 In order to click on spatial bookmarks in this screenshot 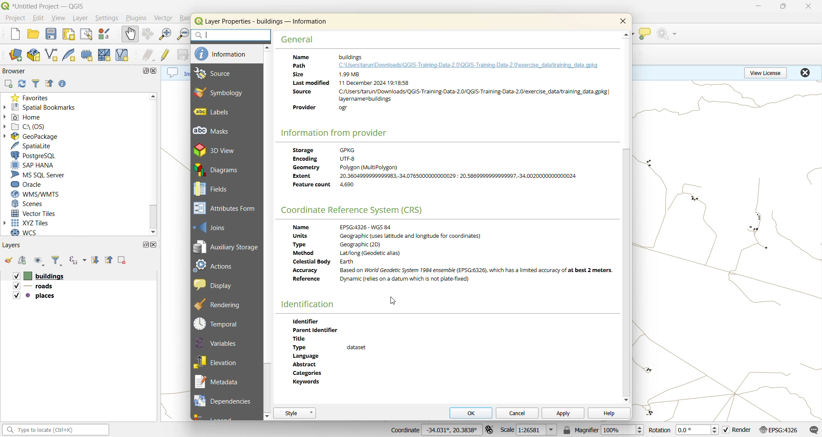, I will do `click(48, 107)`.